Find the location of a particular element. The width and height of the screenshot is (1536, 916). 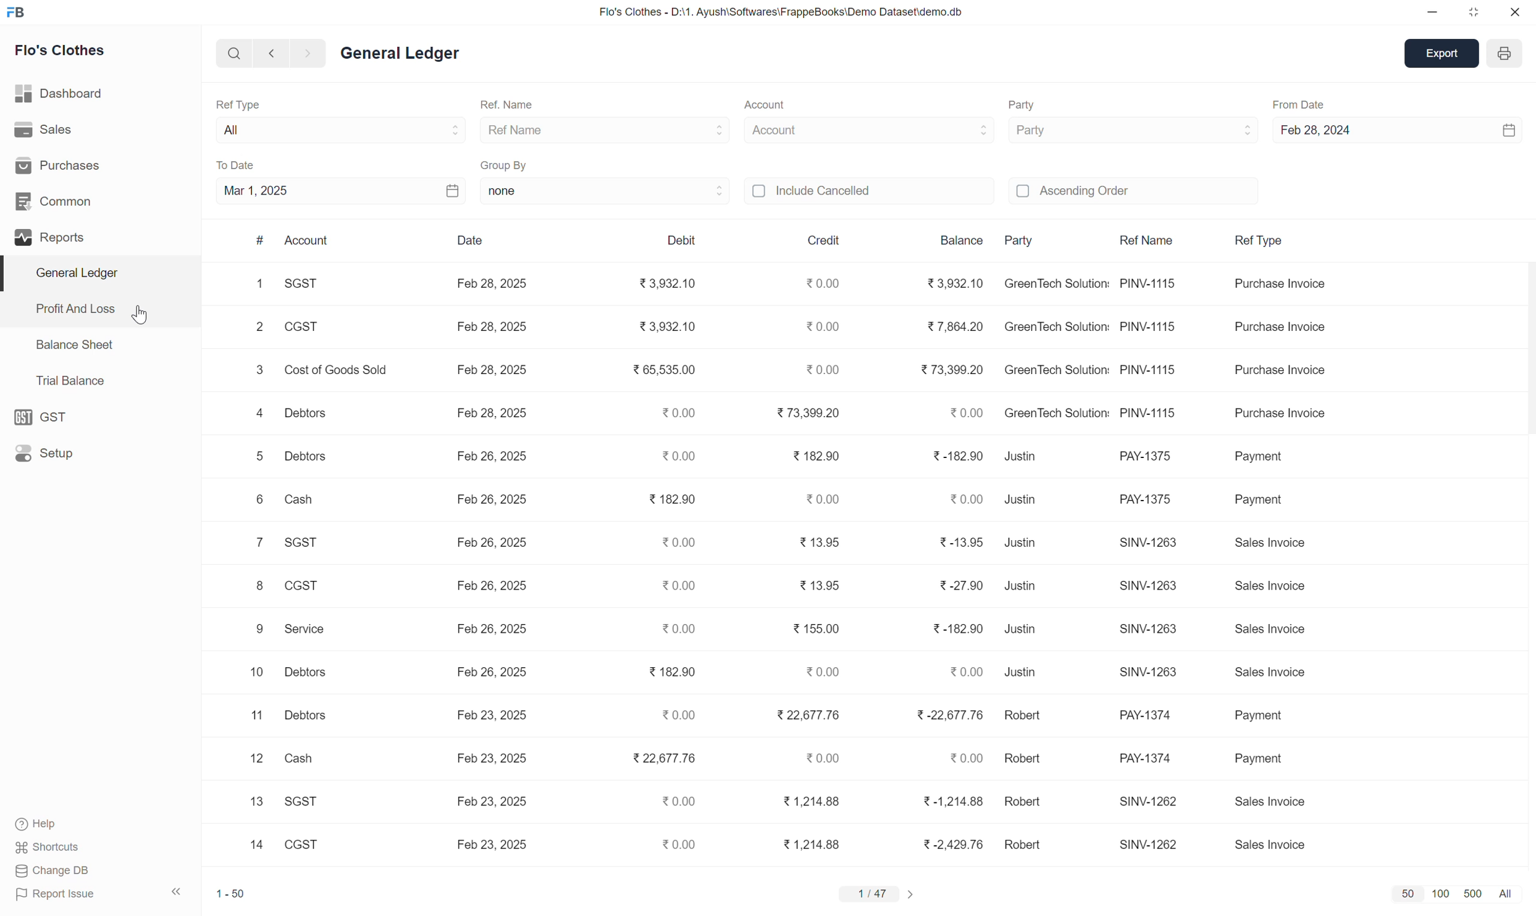

Robert is located at coordinates (1025, 759).